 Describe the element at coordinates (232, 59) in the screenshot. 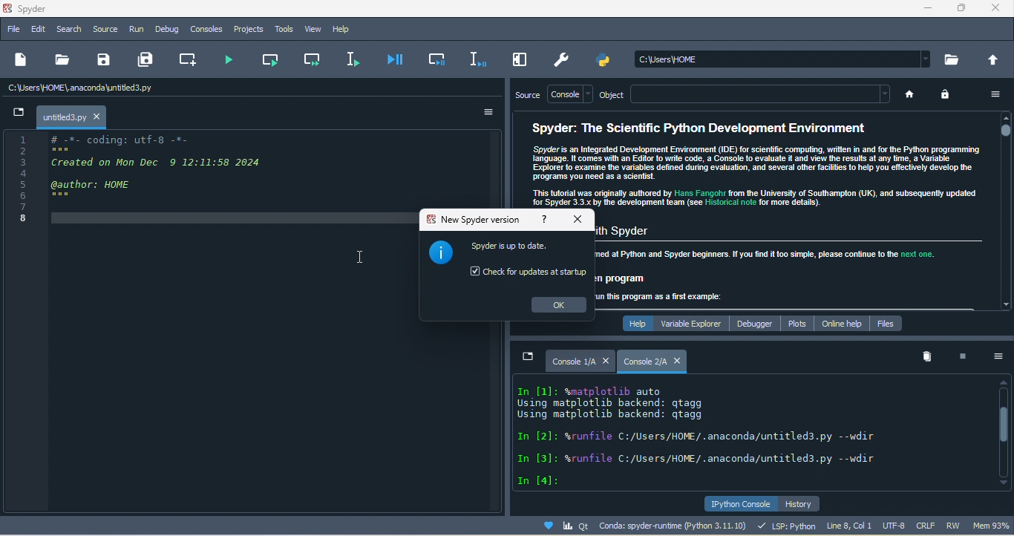

I see `run file` at that location.